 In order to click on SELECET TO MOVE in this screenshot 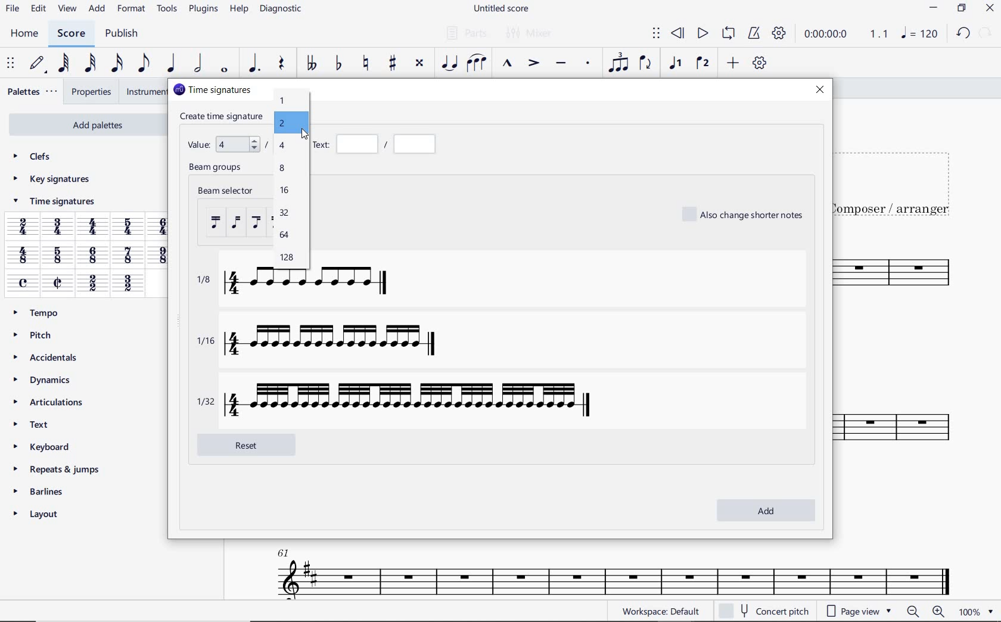, I will do `click(13, 64)`.